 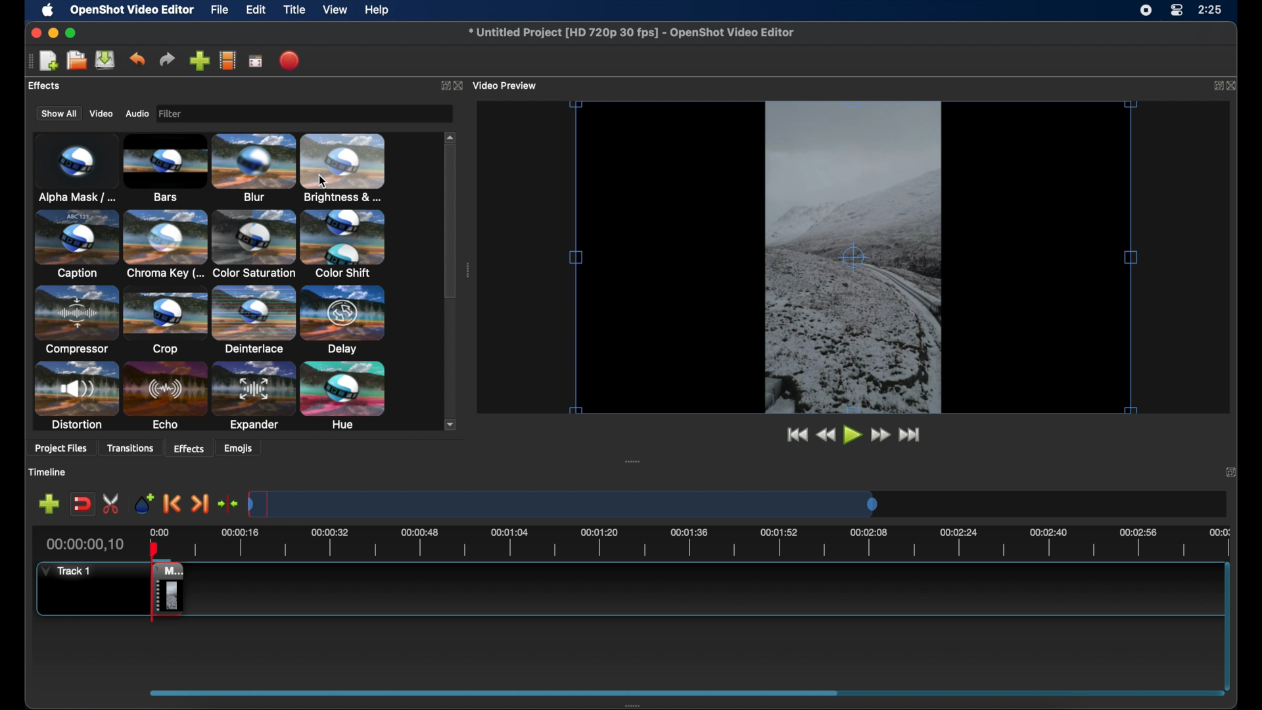 What do you see at coordinates (711, 543) in the screenshot?
I see `timeline scale` at bounding box center [711, 543].